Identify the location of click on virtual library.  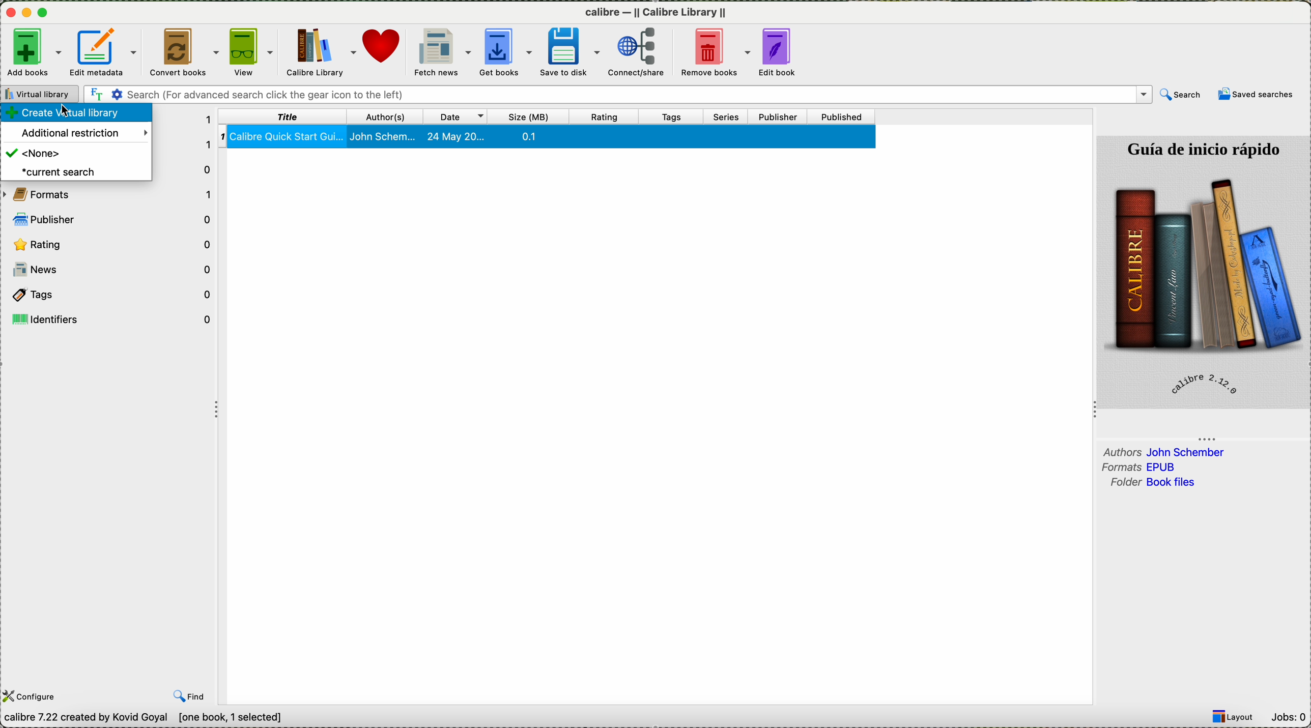
(39, 92).